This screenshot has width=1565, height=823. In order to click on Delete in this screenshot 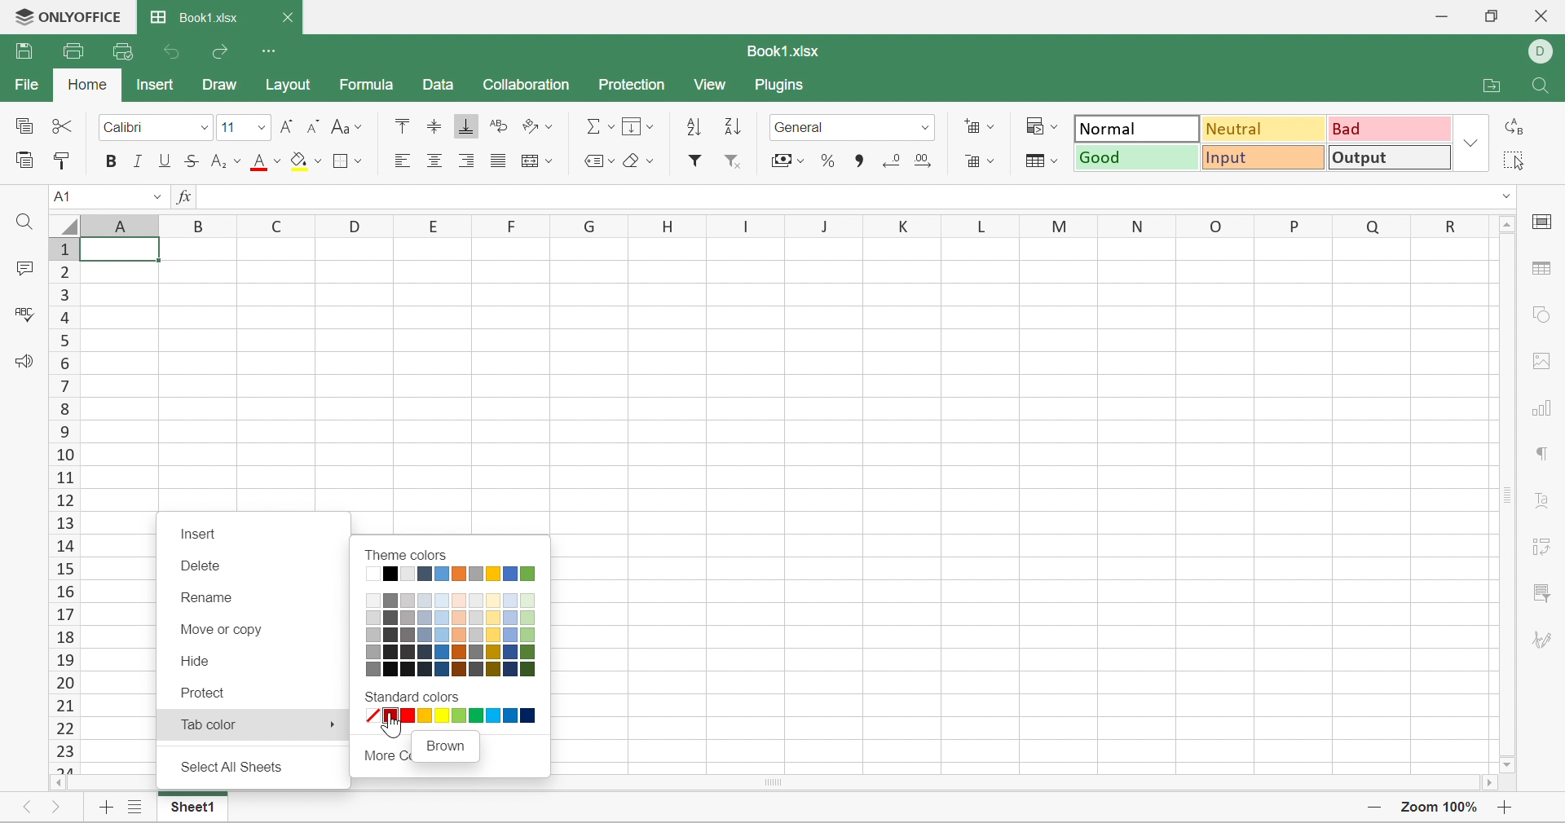, I will do `click(199, 570)`.